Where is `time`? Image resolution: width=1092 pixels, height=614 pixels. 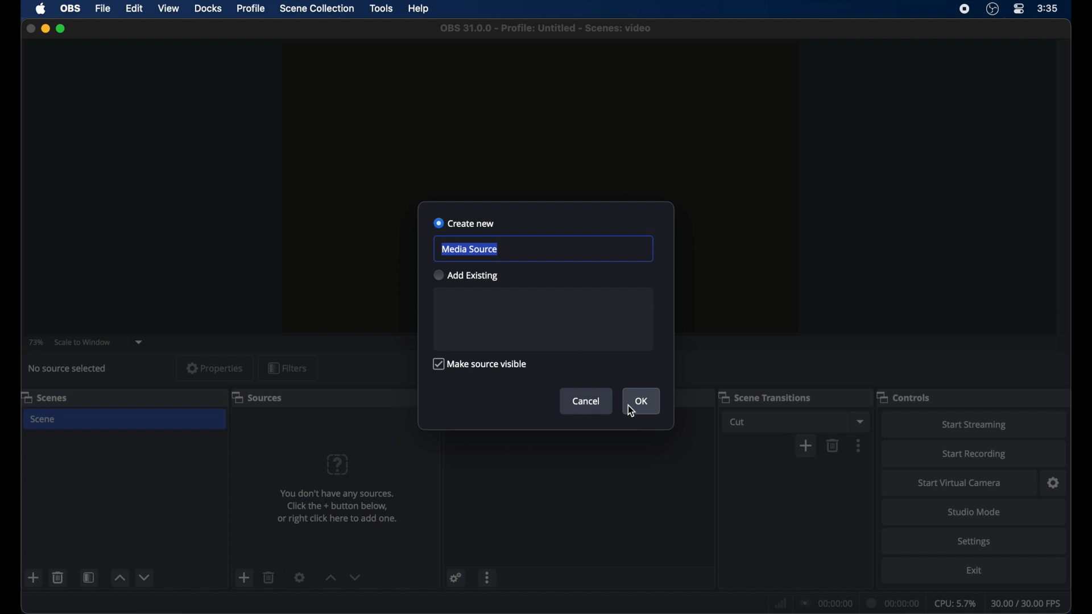
time is located at coordinates (1048, 9).